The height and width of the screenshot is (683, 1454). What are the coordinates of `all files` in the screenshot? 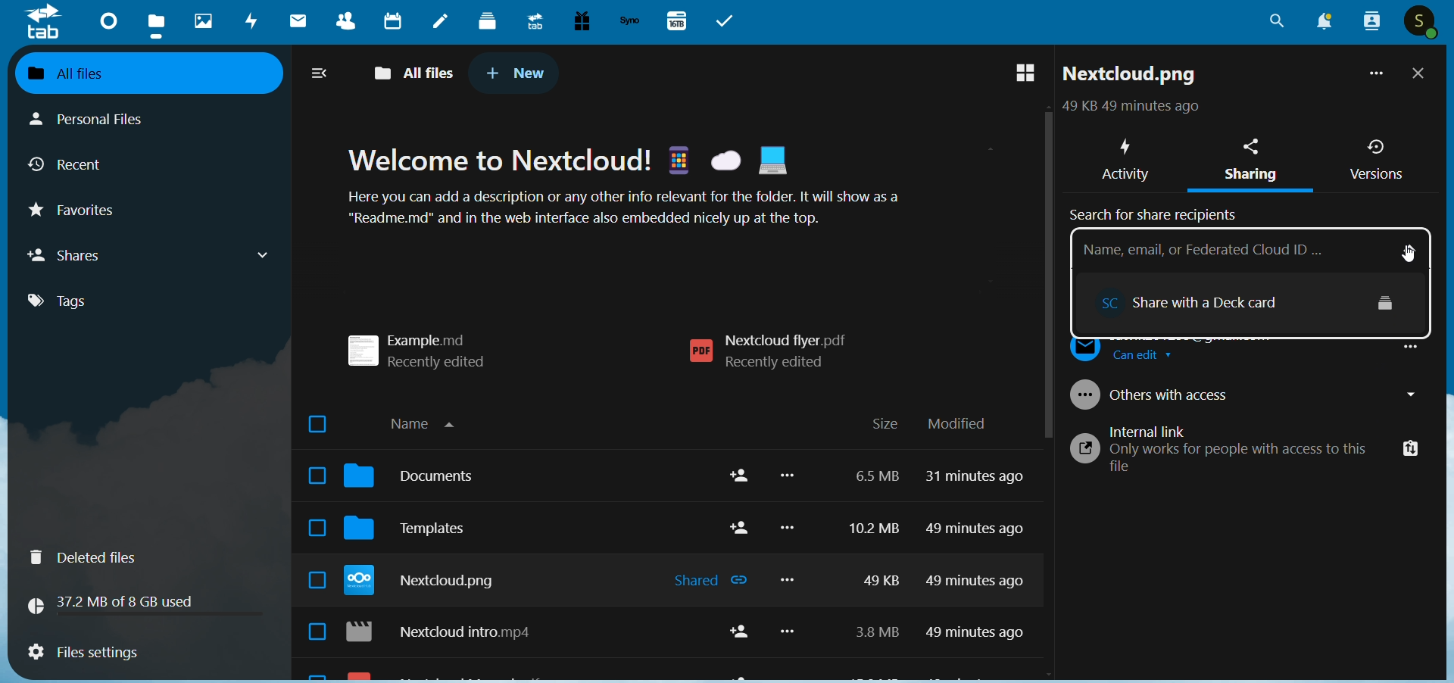 It's located at (417, 70).